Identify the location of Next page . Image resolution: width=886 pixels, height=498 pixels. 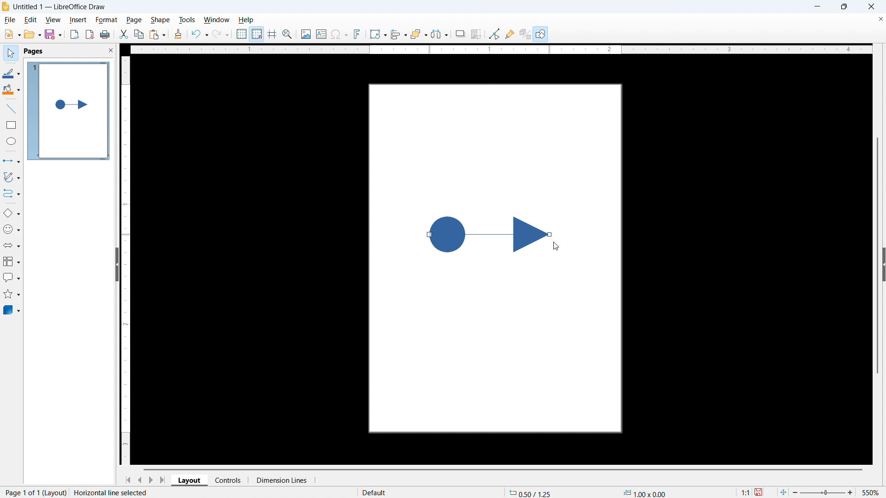
(150, 480).